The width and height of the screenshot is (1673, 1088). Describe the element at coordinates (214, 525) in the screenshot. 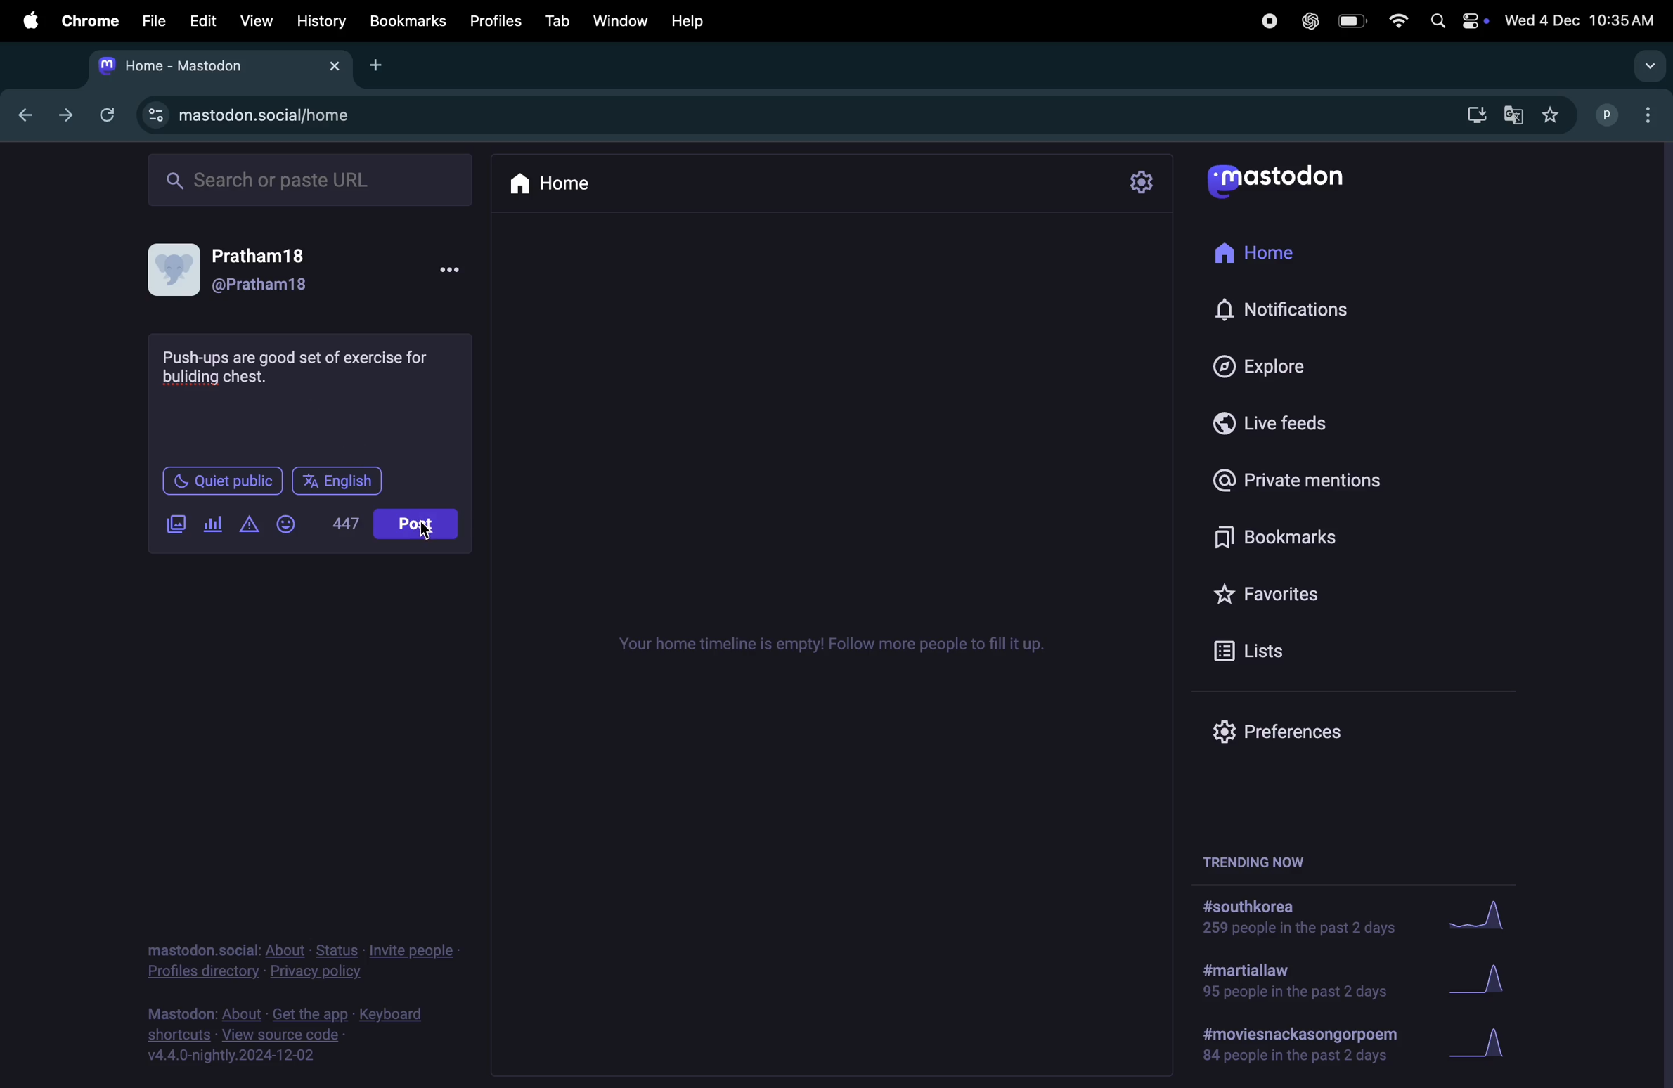

I see `poll` at that location.